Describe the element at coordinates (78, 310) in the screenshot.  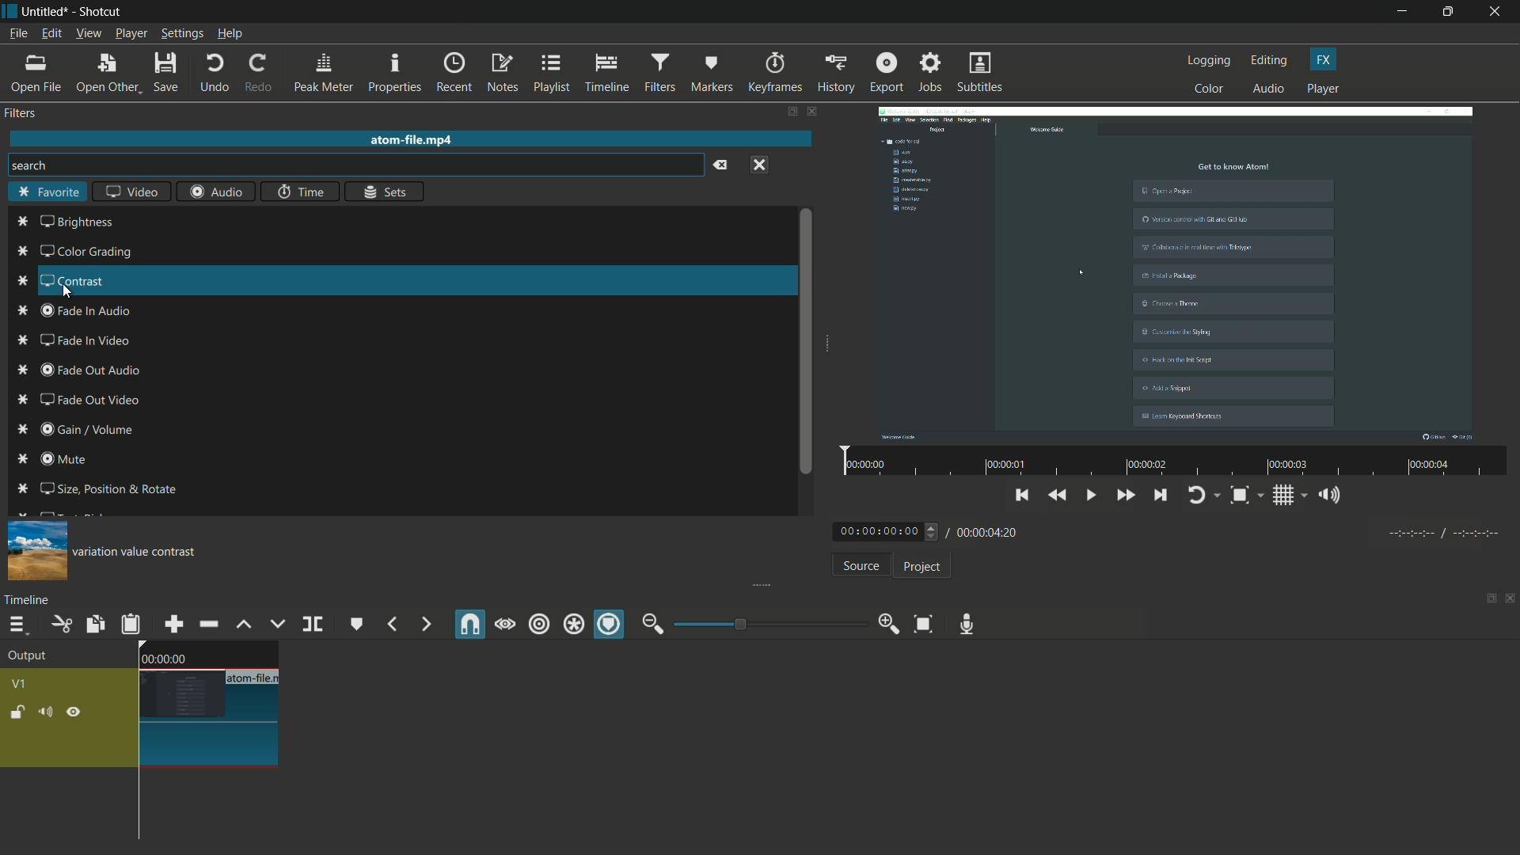
I see `fade in audio` at that location.